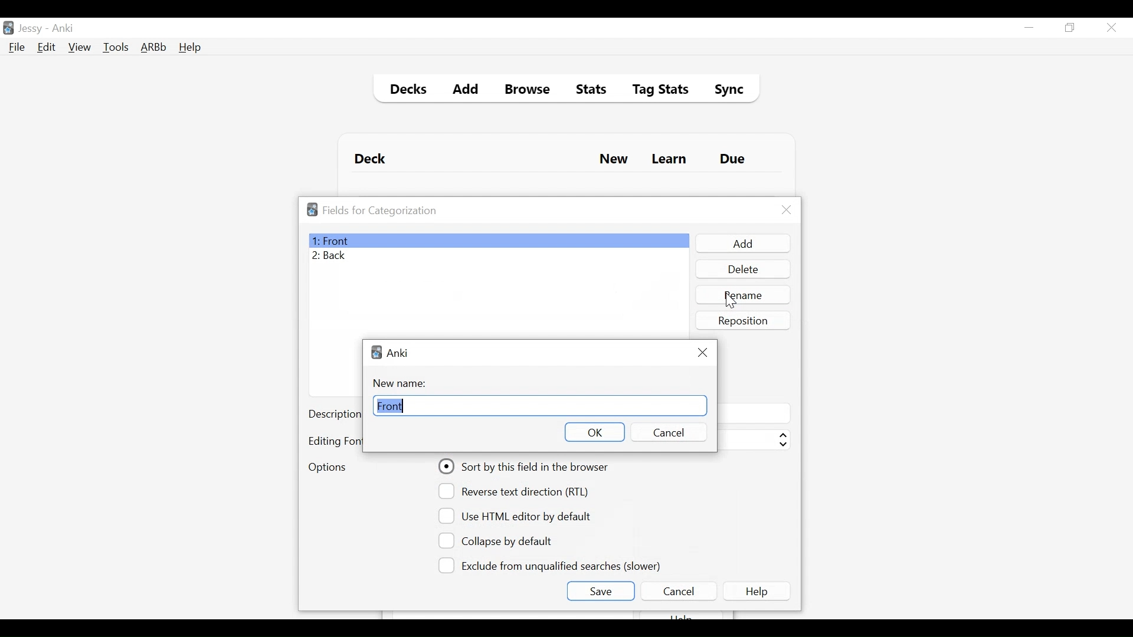 This screenshot has width=1133, height=637. Describe the element at coordinates (744, 320) in the screenshot. I see `Reposition` at that location.